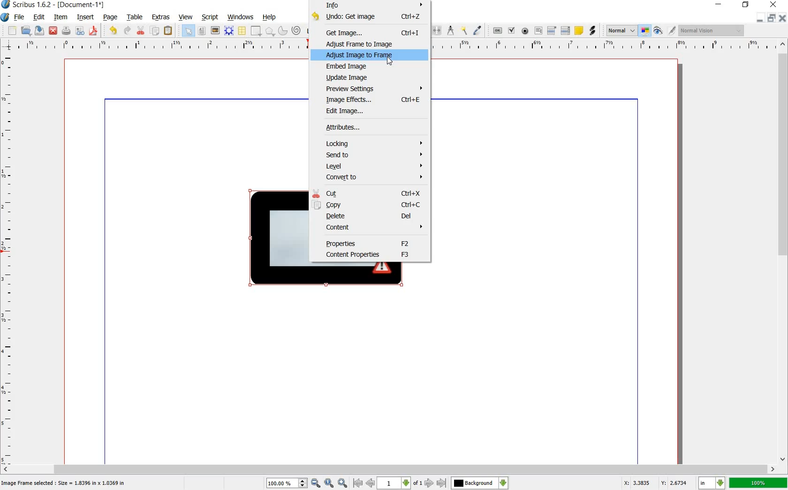 The height and width of the screenshot is (490, 788). I want to click on arc, so click(281, 31).